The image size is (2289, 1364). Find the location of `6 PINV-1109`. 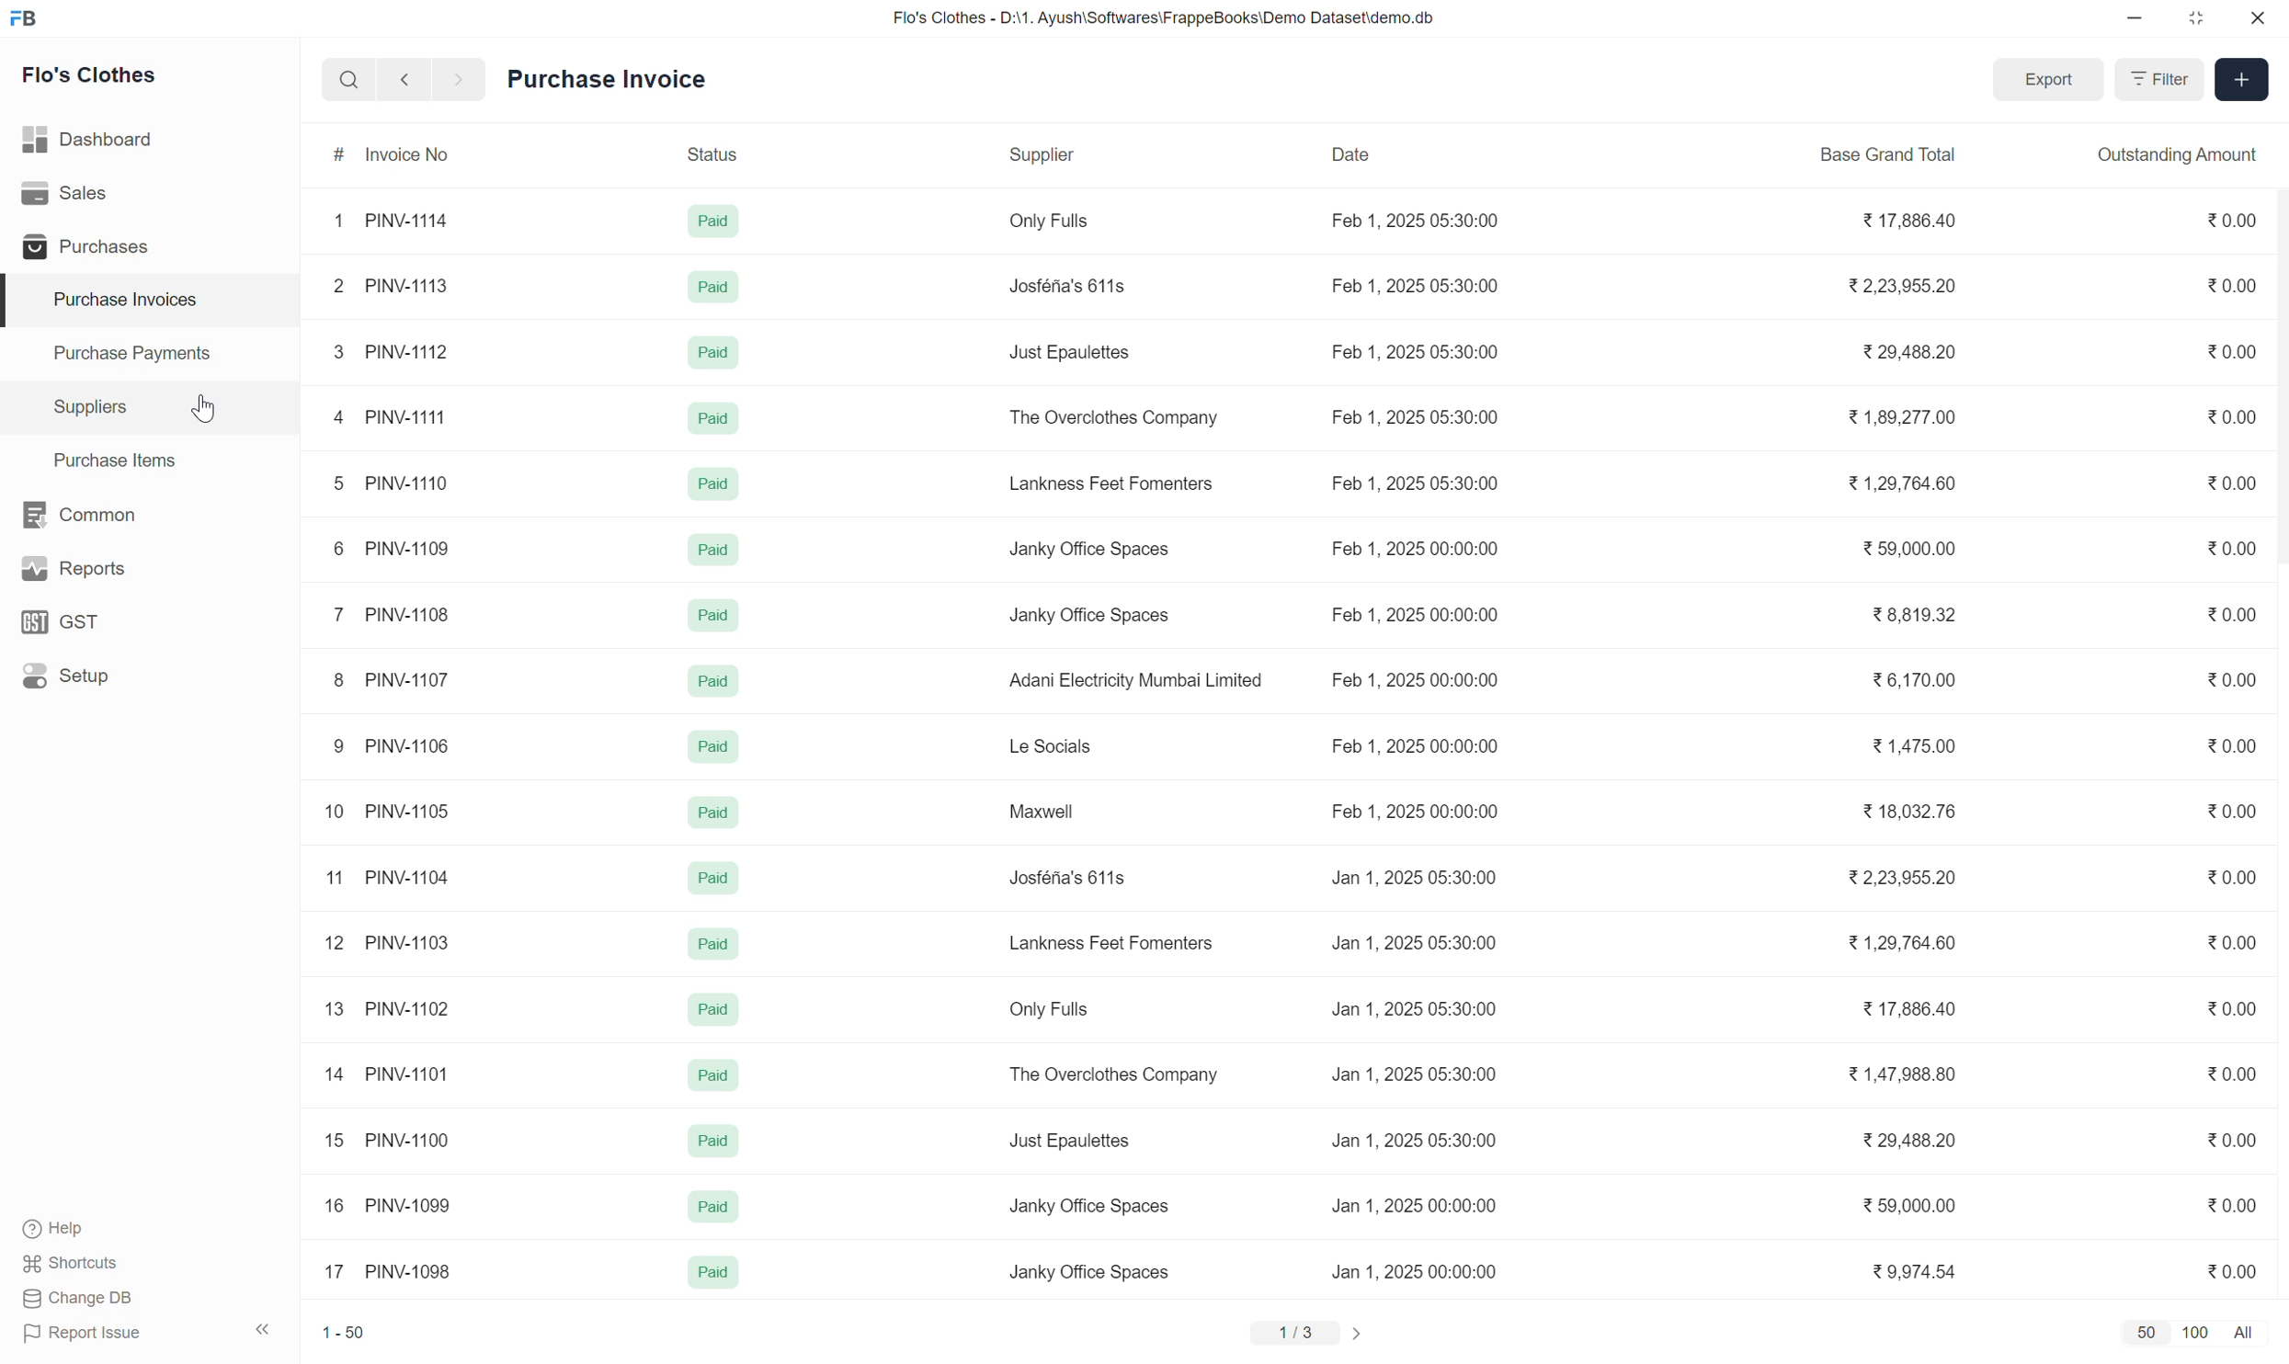

6 PINV-1109 is located at coordinates (393, 548).